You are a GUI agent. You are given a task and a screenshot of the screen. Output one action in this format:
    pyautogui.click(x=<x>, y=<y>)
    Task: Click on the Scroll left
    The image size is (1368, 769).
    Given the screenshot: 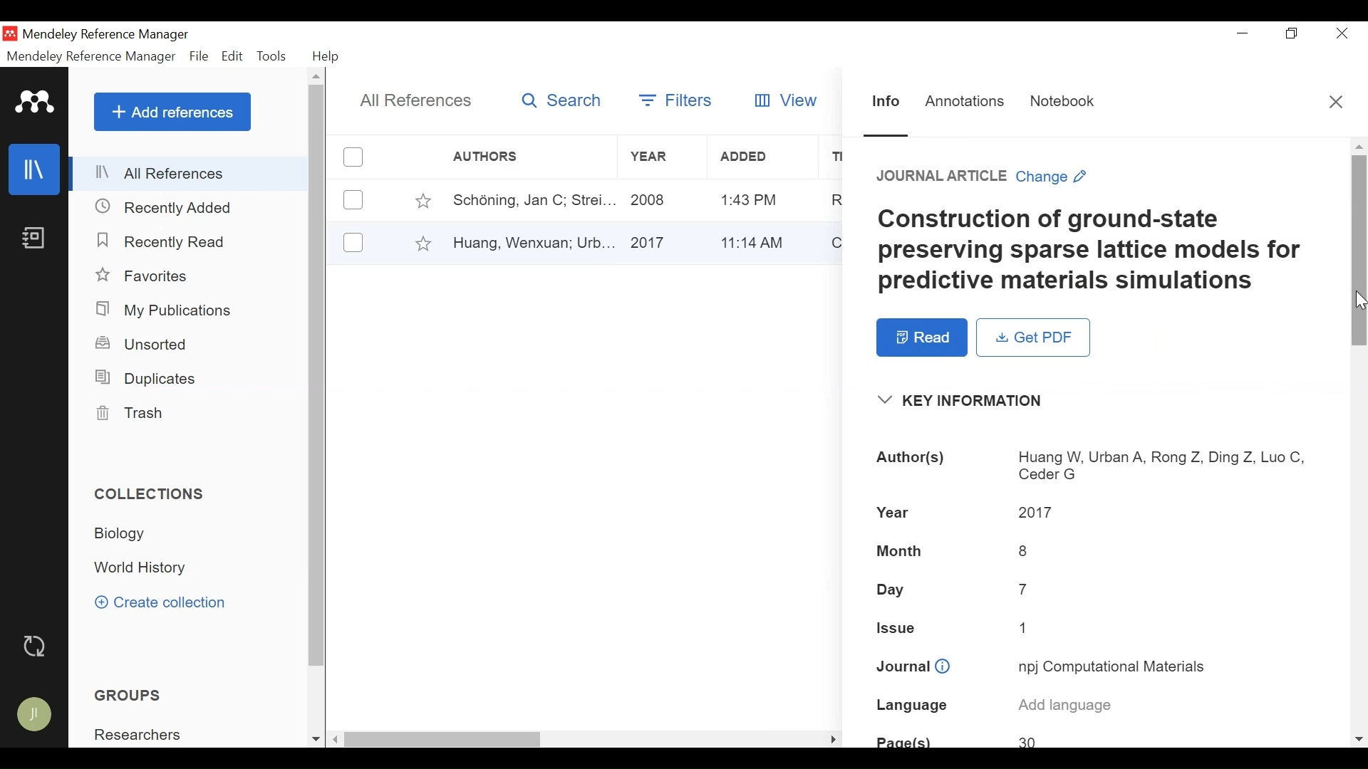 What is the action you would take?
    pyautogui.click(x=336, y=739)
    